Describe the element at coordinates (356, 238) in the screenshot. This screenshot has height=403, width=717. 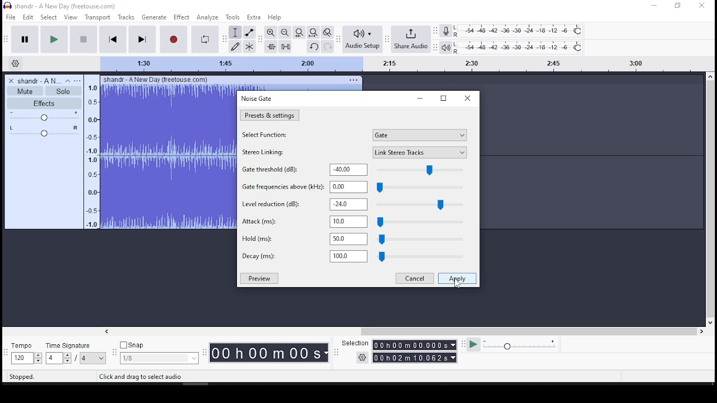
I see `hold` at that location.